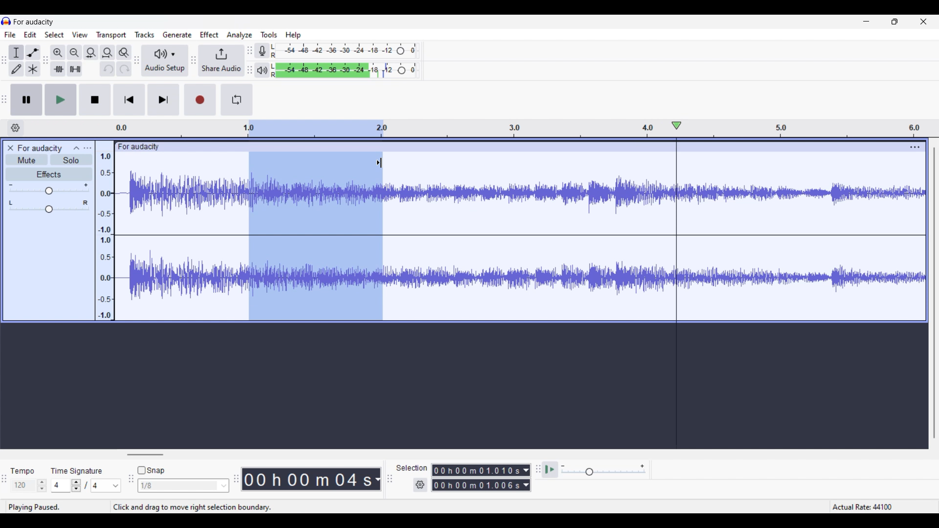 Image resolution: width=939 pixels, height=528 pixels. I want to click on Skip/Select to end, so click(163, 100).